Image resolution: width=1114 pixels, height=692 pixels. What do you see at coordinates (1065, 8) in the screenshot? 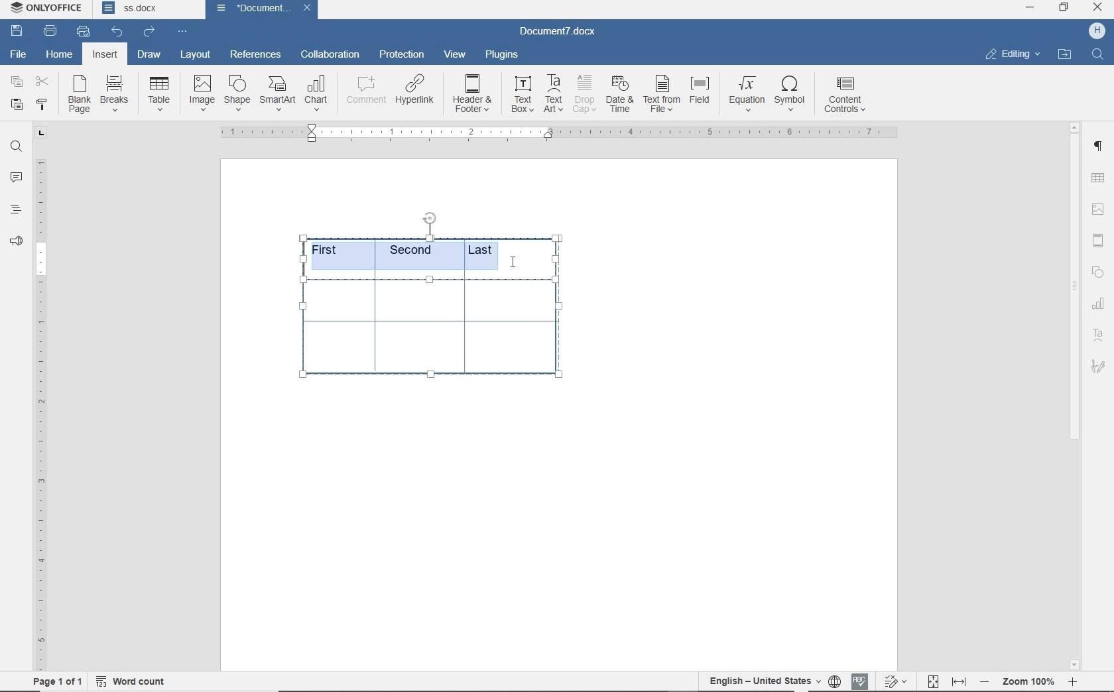
I see `RESTORE DOWN` at bounding box center [1065, 8].